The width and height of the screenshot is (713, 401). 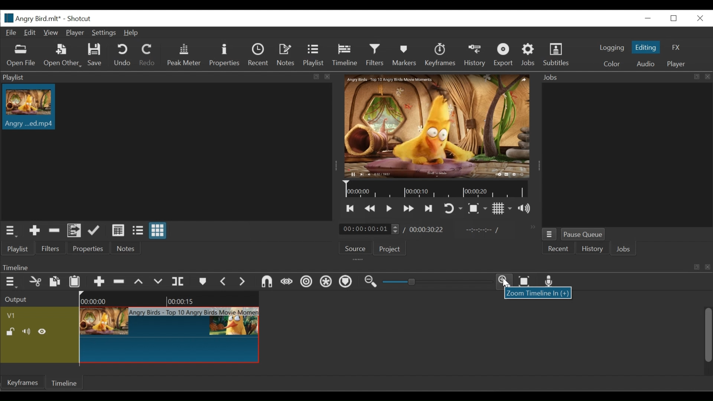 I want to click on Ripple all tracks, so click(x=325, y=281).